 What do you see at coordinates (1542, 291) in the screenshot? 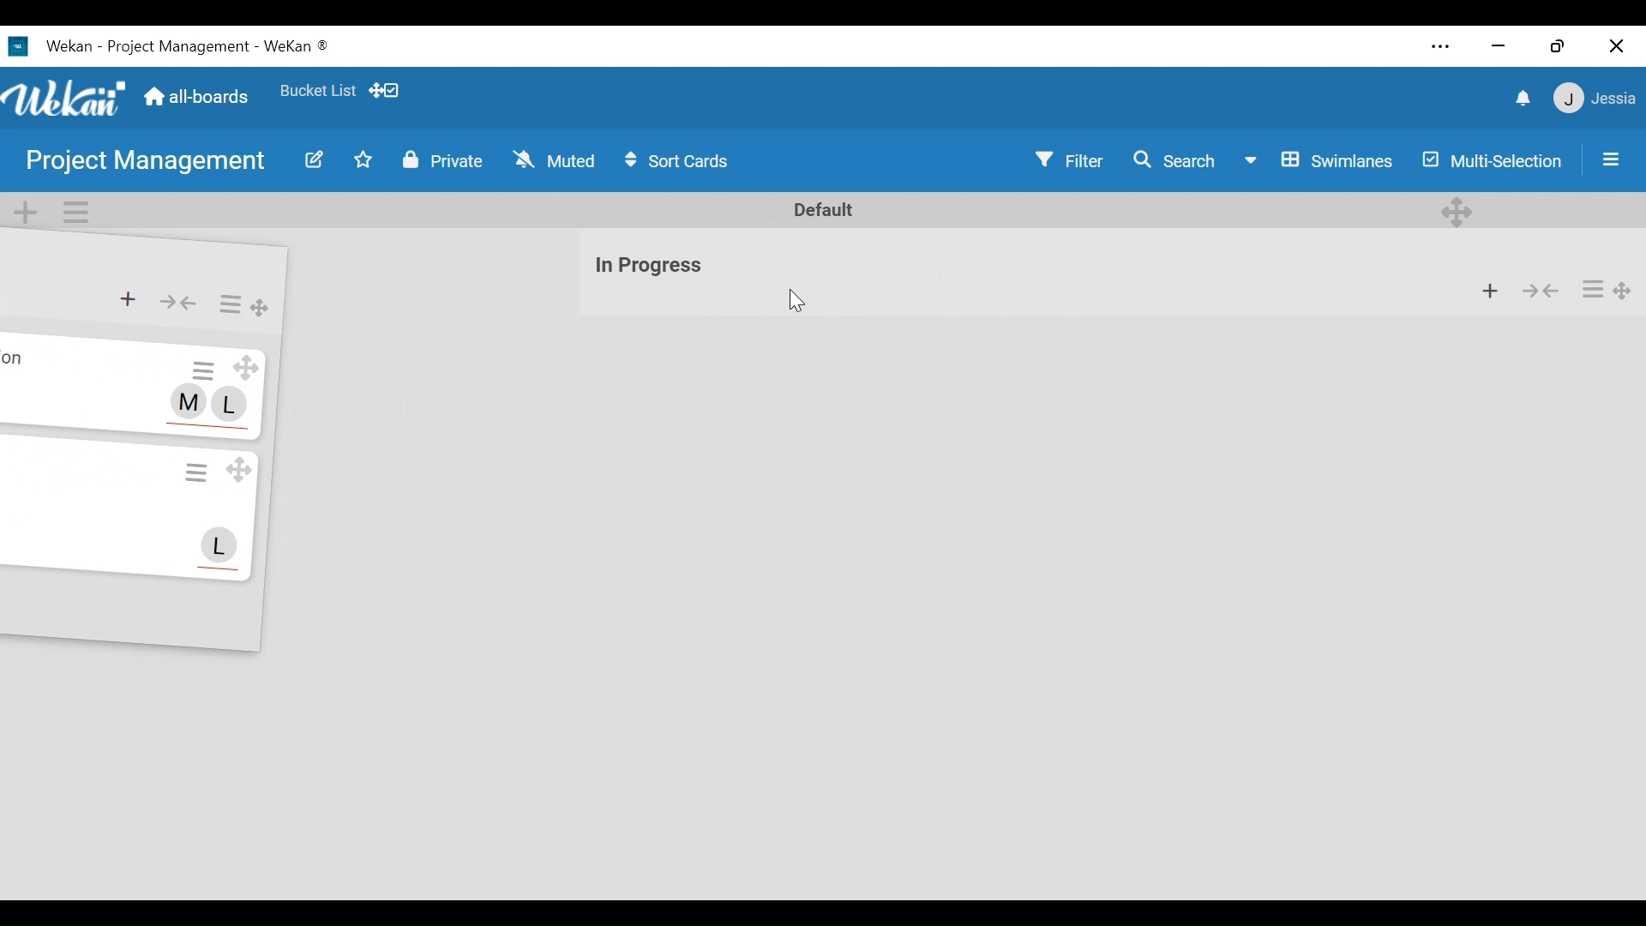
I see `Collapse` at bounding box center [1542, 291].